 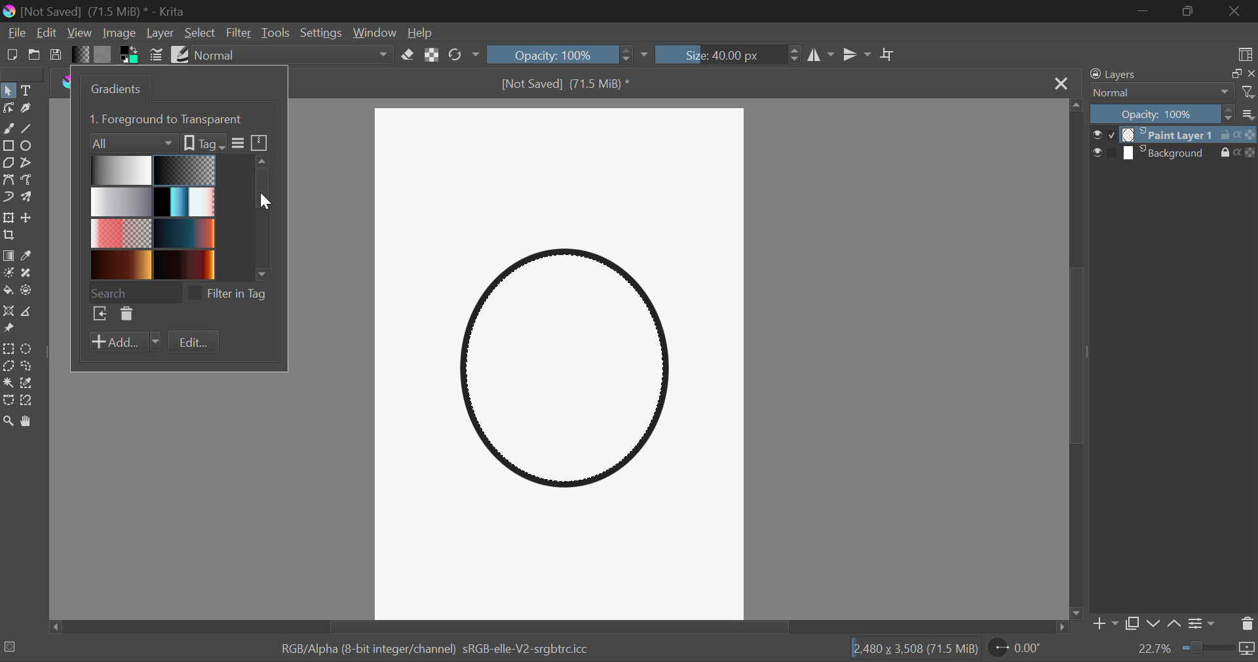 What do you see at coordinates (731, 54) in the screenshot?
I see `Brush Size` at bounding box center [731, 54].